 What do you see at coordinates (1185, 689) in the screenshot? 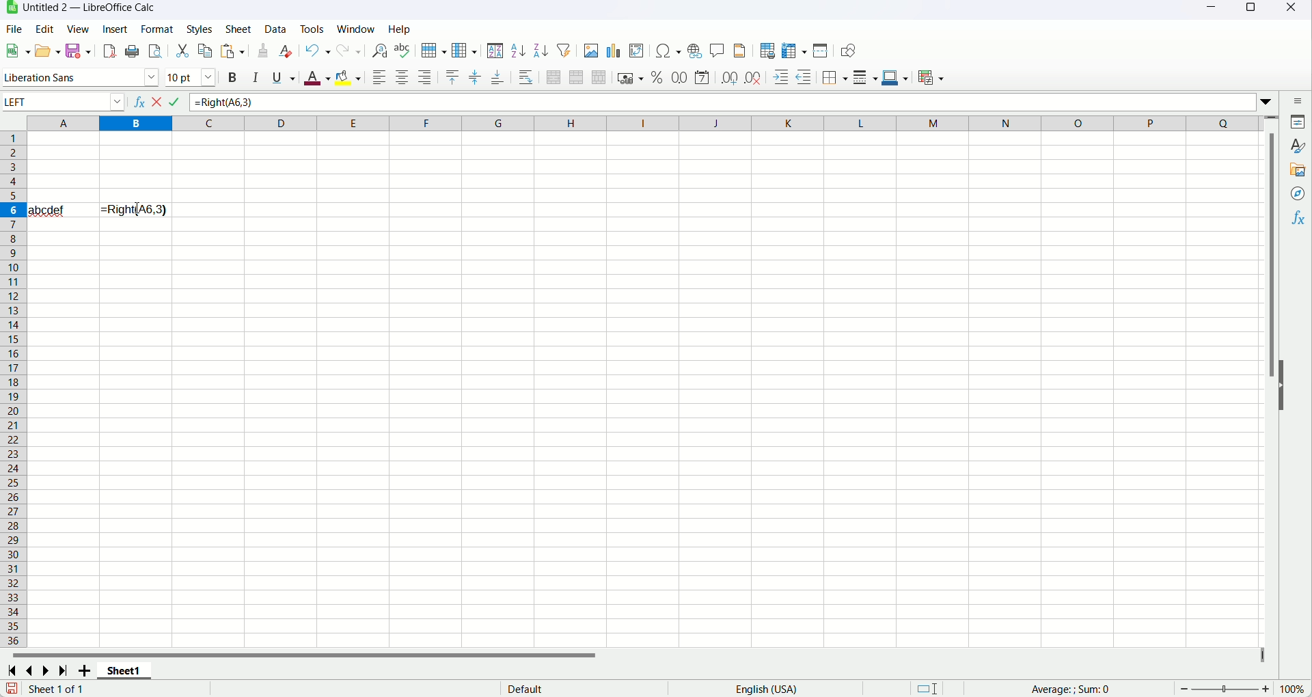
I see `zoom out` at bounding box center [1185, 689].